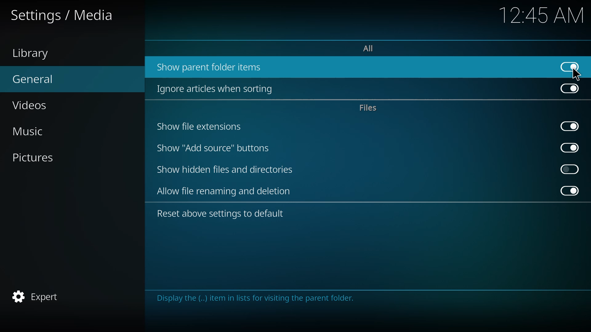 Image resolution: width=591 pixels, height=332 pixels. I want to click on show hidden files and directories, so click(224, 170).